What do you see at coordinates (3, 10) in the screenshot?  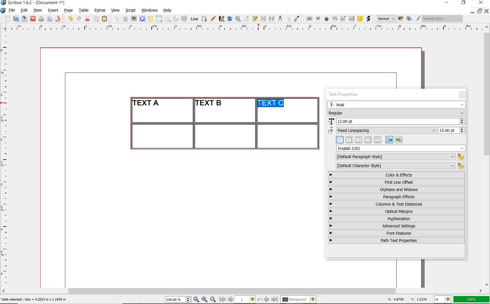 I see `system logo` at bounding box center [3, 10].